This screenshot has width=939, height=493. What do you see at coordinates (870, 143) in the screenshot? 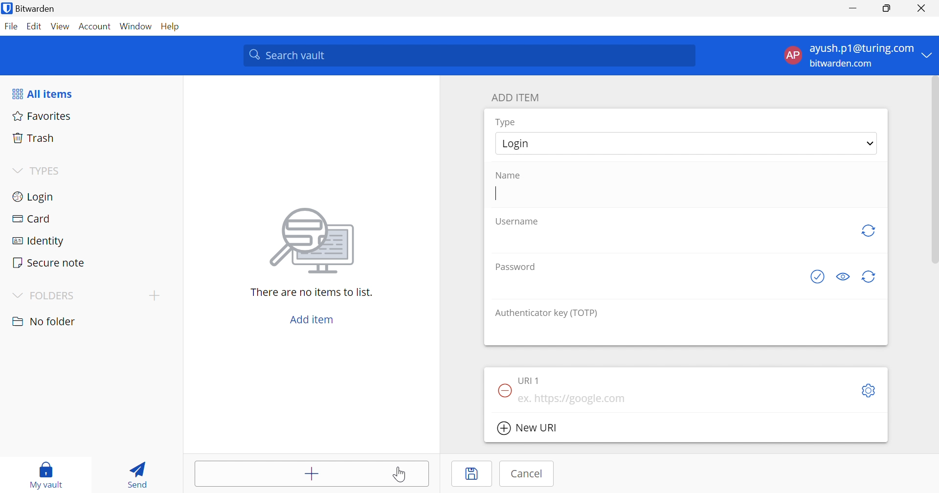
I see `Drop down` at bounding box center [870, 143].